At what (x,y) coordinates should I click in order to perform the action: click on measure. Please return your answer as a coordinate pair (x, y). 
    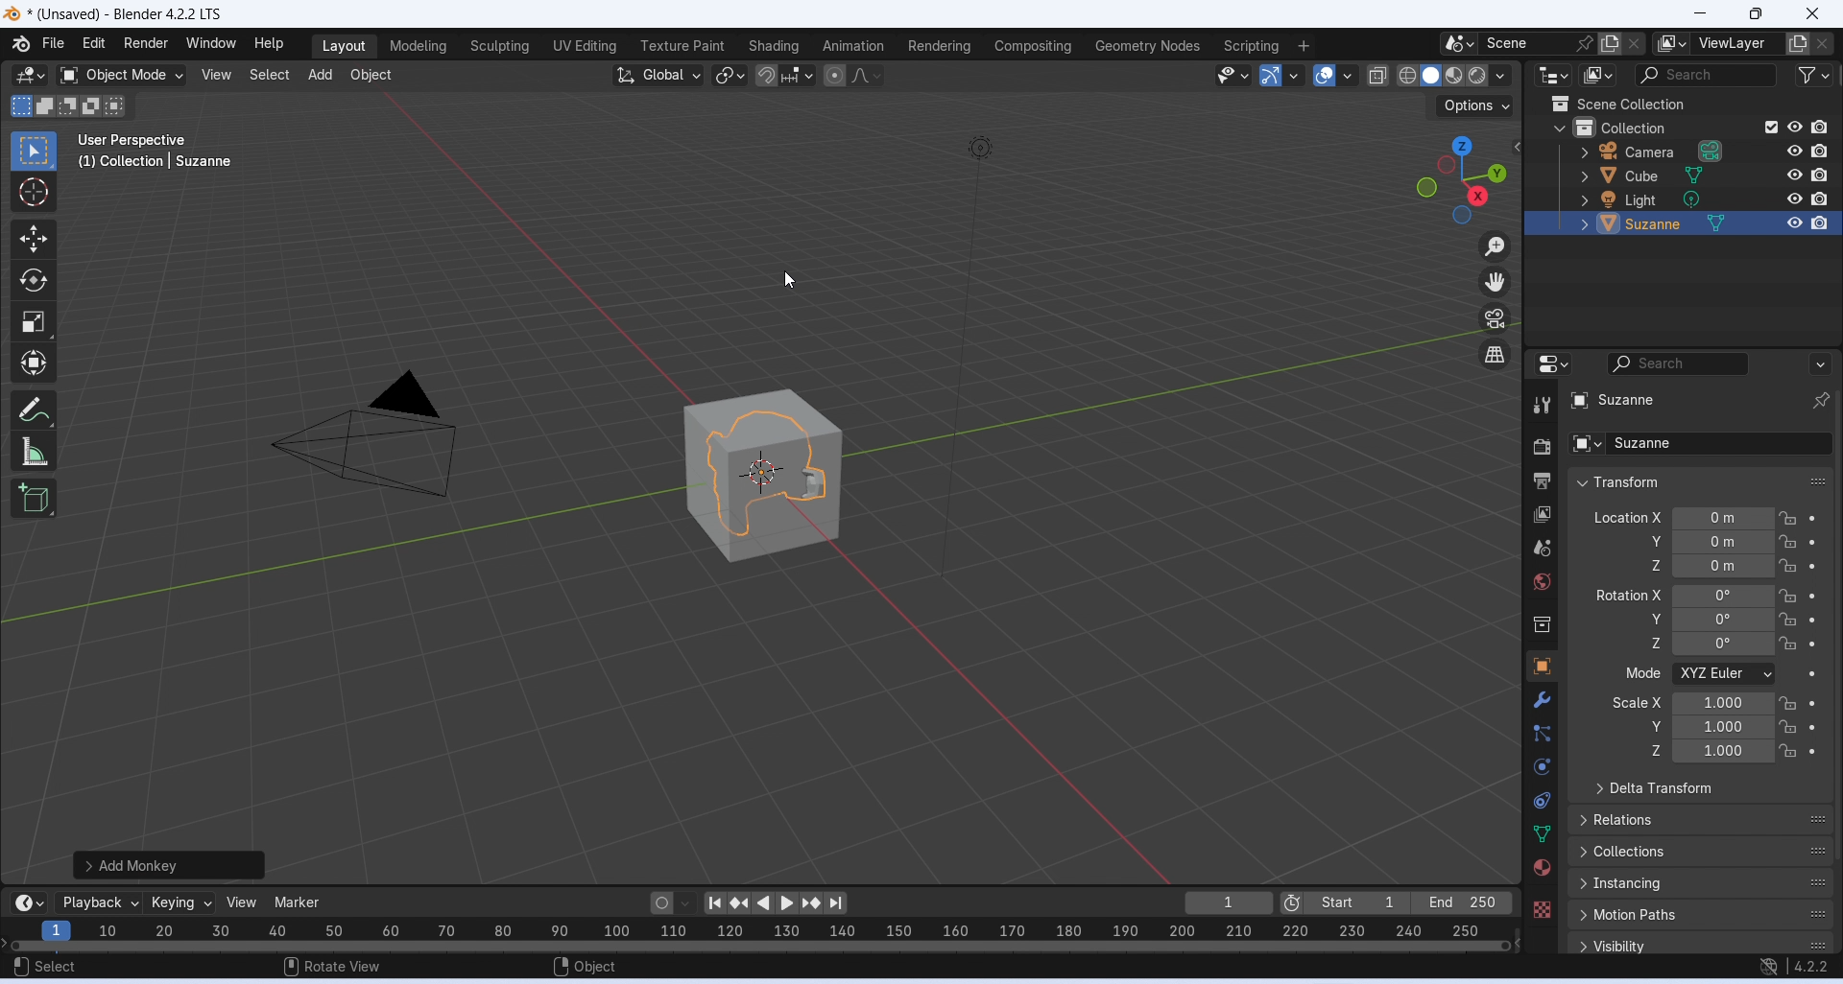
    Looking at the image, I should click on (34, 450).